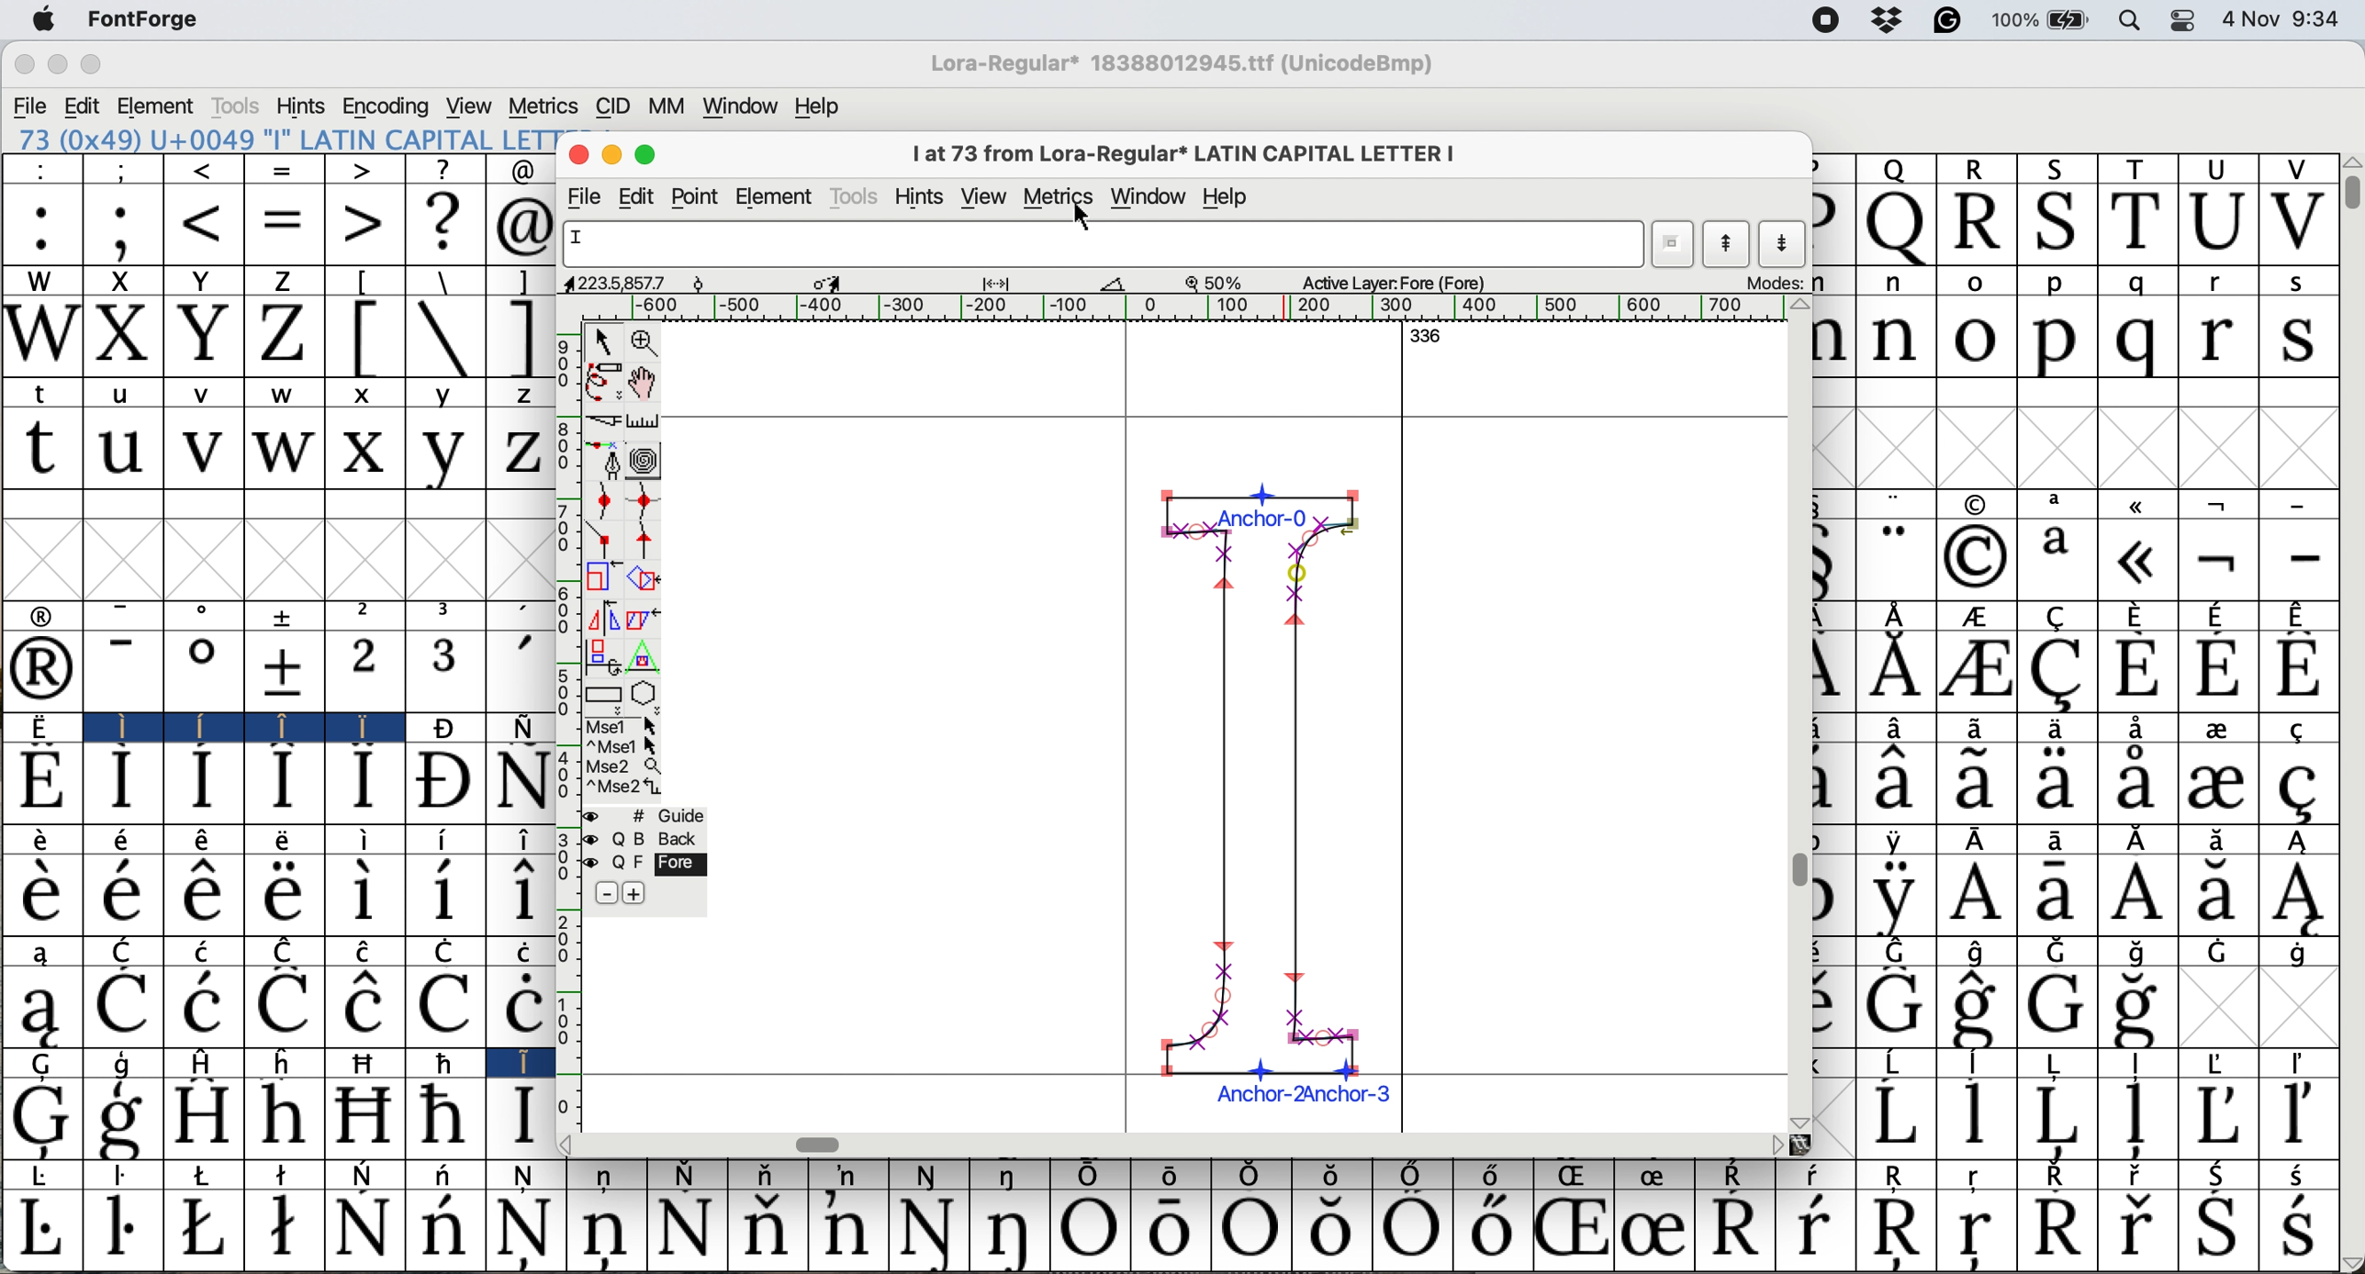 The width and height of the screenshot is (2365, 1274). I want to click on , so click(1772, 1144).